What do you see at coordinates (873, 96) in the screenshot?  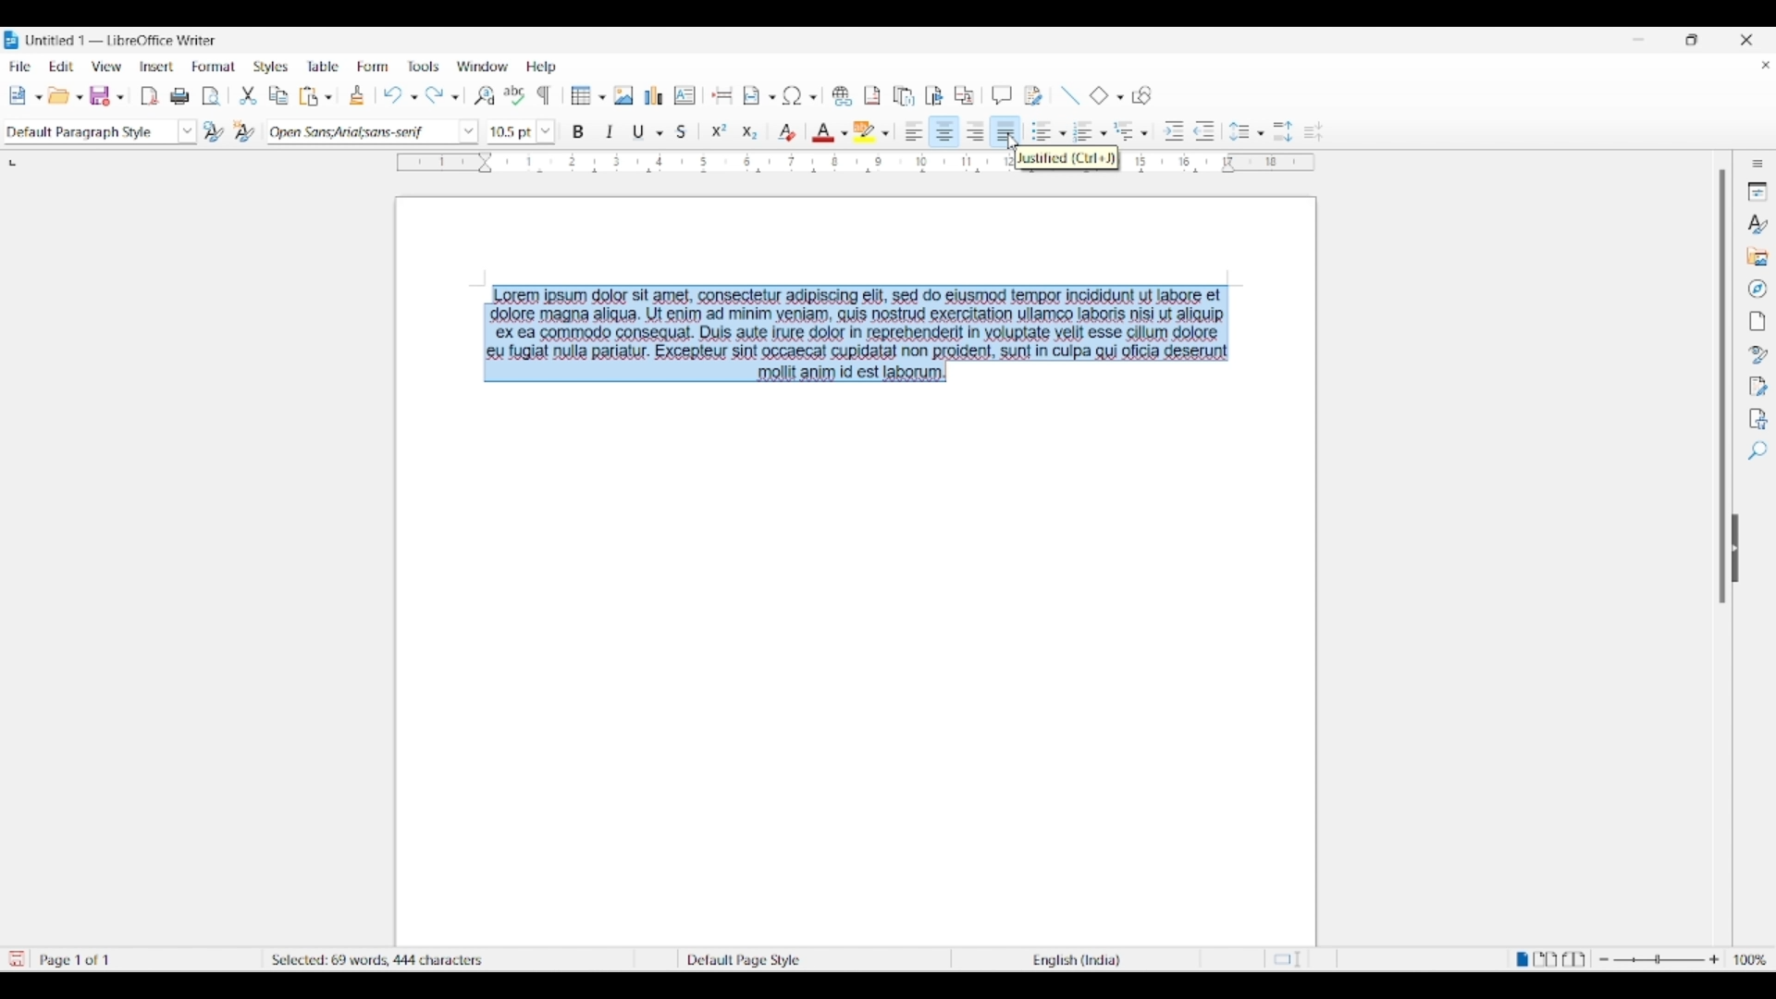 I see `Insert footnote` at bounding box center [873, 96].